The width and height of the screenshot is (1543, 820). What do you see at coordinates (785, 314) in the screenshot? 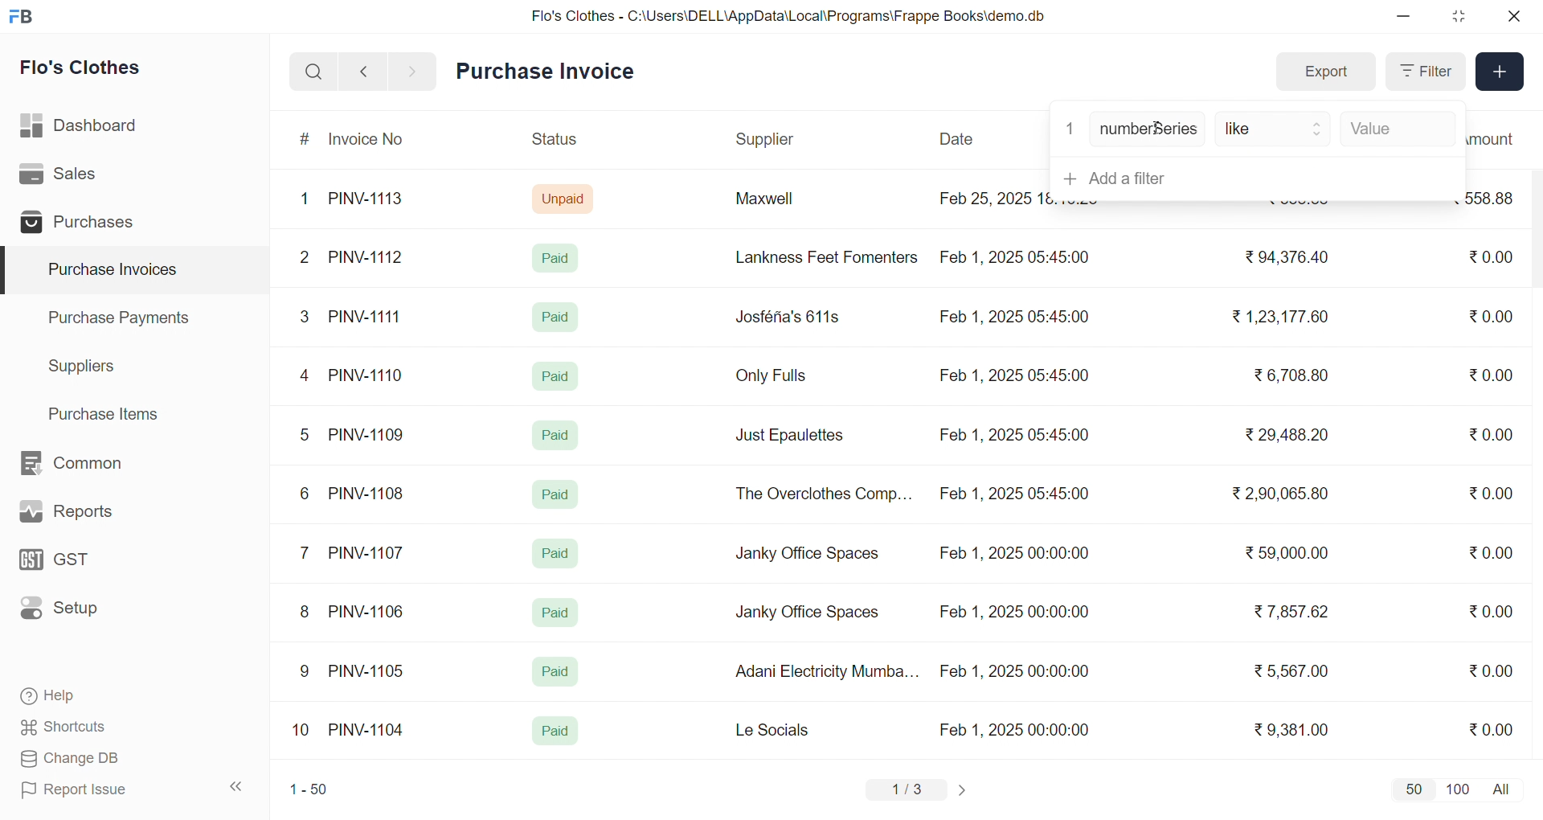
I see `Josféria's 611s` at bounding box center [785, 314].